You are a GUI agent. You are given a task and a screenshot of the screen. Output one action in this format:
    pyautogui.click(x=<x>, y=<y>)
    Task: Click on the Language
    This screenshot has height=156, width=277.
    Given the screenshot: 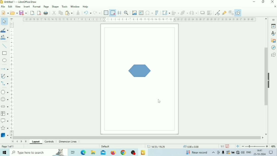 What is the action you would take?
    pyautogui.click(x=249, y=152)
    